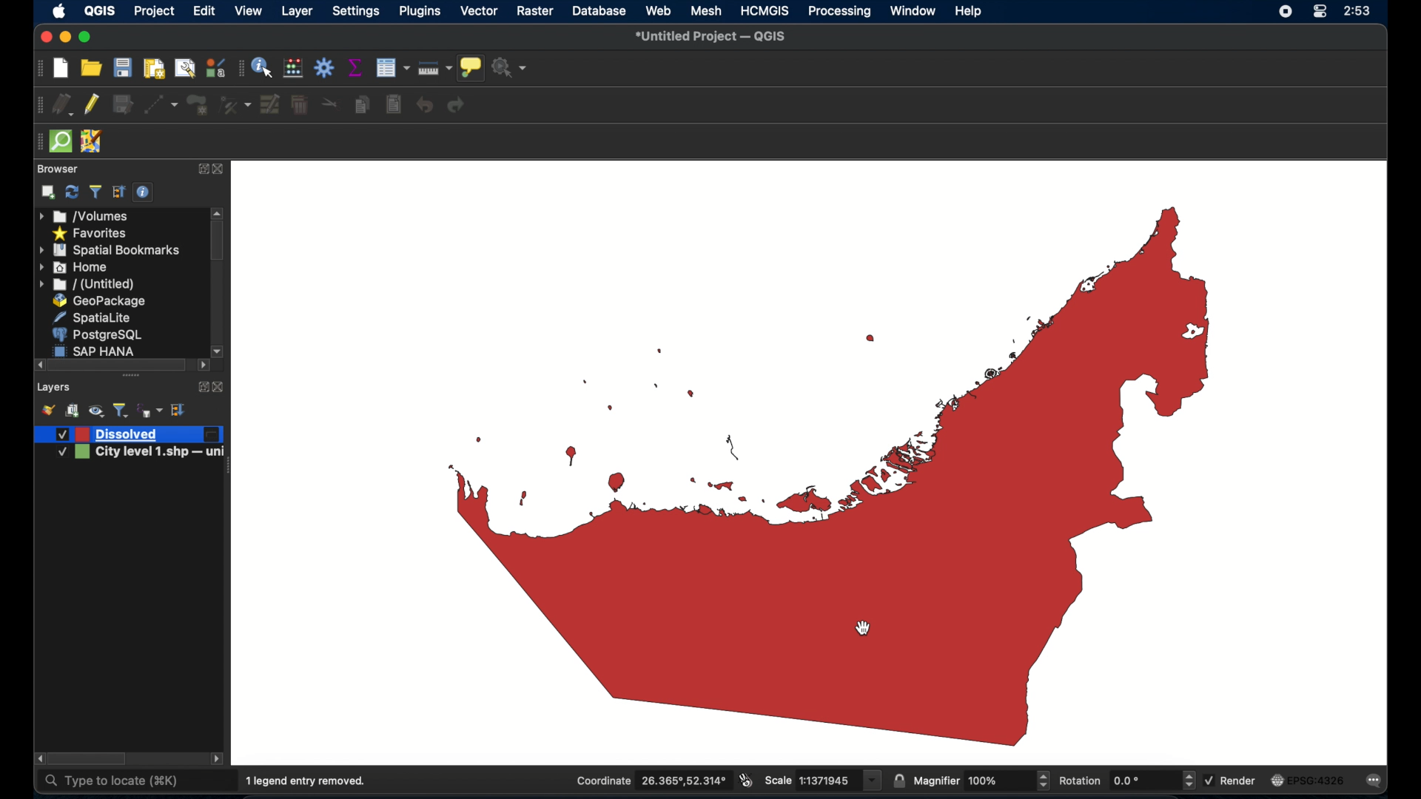 This screenshot has height=799, width=1421. What do you see at coordinates (84, 215) in the screenshot?
I see `volumes` at bounding box center [84, 215].